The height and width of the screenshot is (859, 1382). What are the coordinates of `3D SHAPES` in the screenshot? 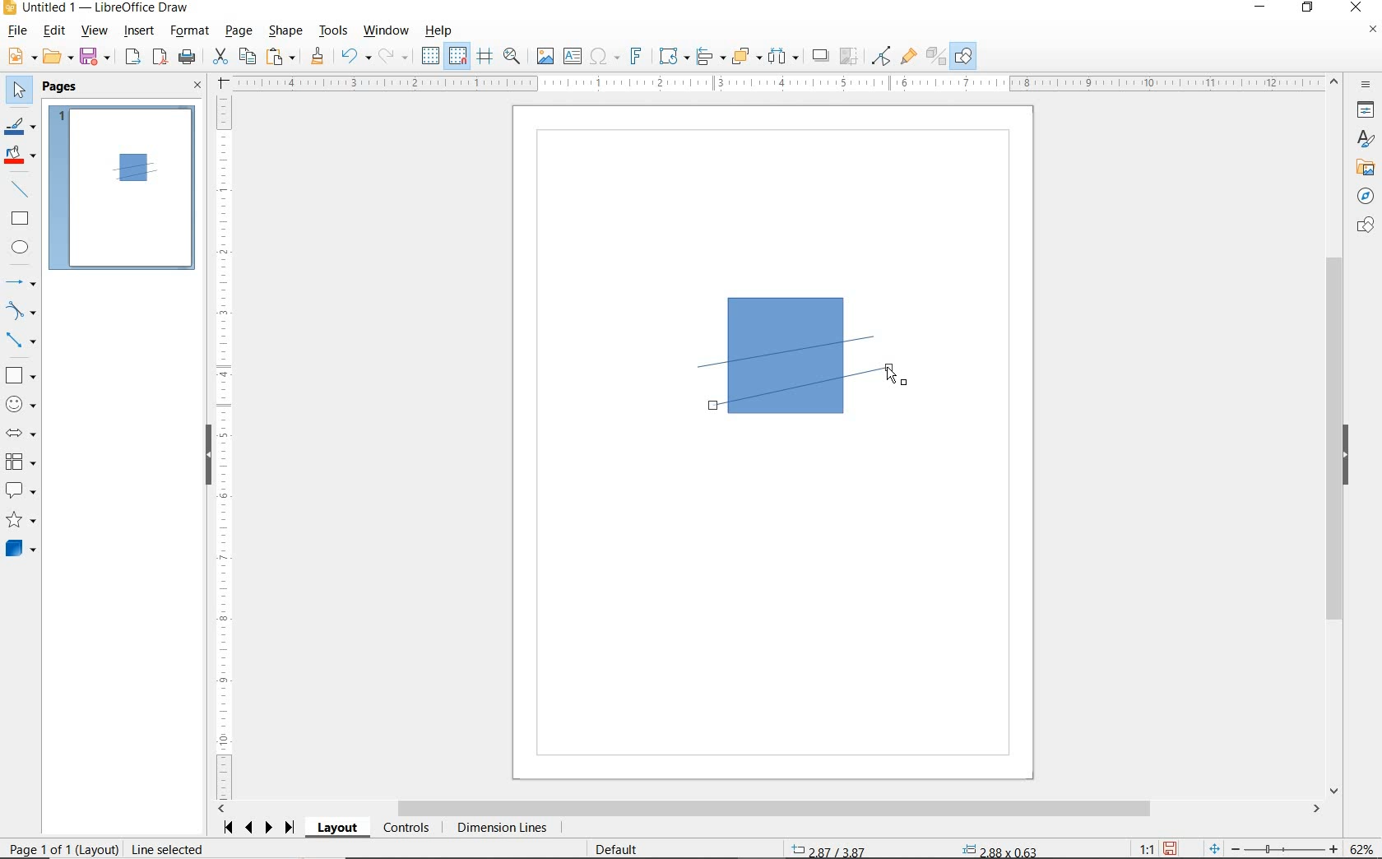 It's located at (21, 549).